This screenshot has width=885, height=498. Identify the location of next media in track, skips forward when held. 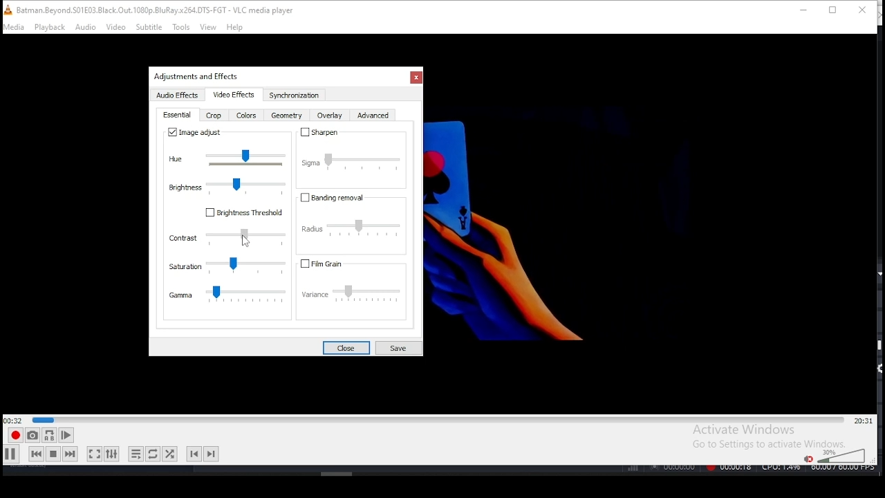
(71, 454).